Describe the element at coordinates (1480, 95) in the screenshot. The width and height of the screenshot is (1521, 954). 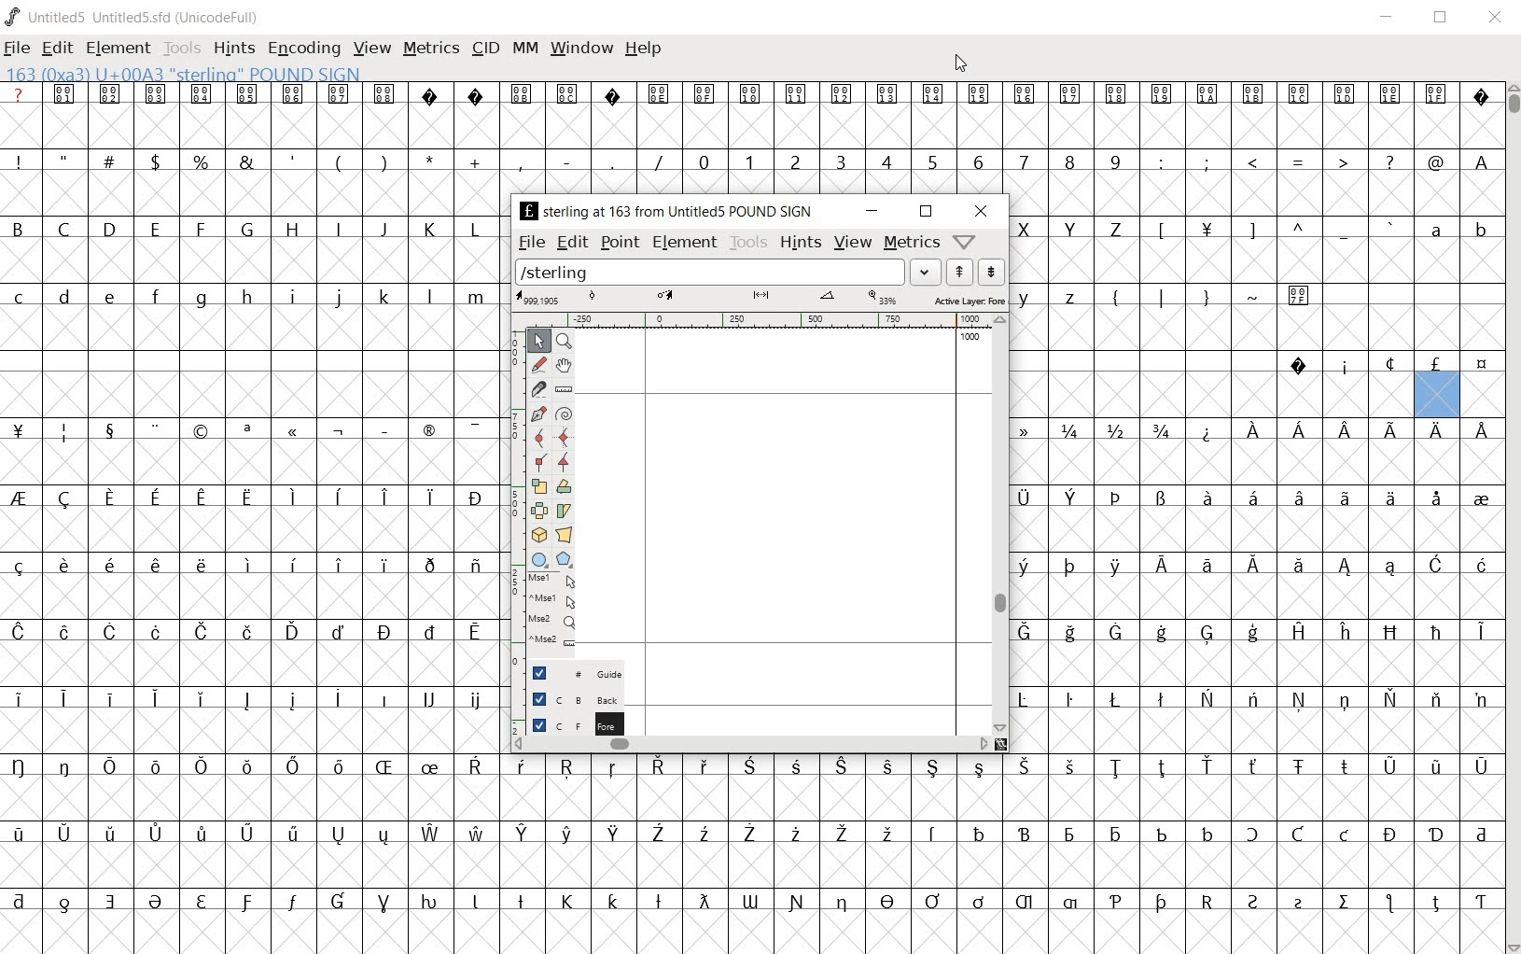
I see `Symbol` at that location.